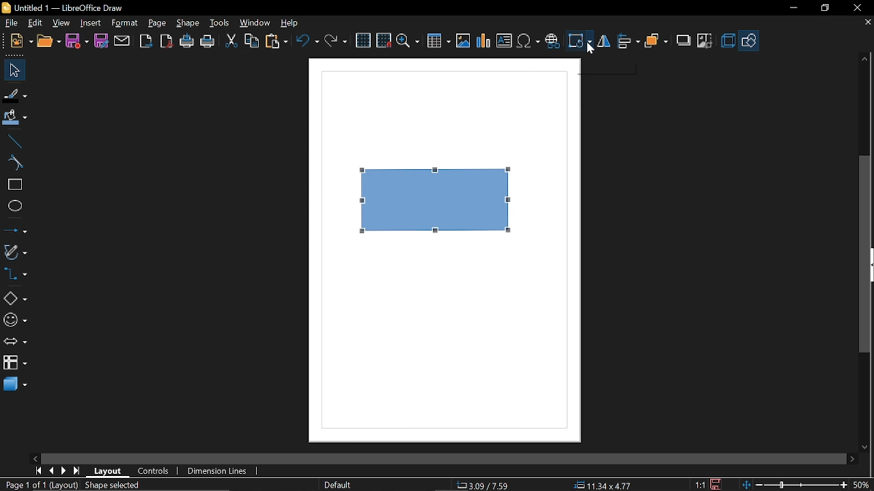  What do you see at coordinates (51, 471) in the screenshot?
I see `previous page` at bounding box center [51, 471].